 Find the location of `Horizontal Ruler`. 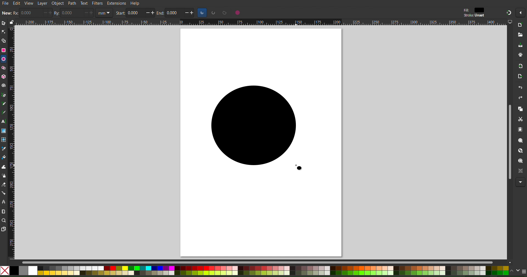

Horizontal Ruler is located at coordinates (261, 22).